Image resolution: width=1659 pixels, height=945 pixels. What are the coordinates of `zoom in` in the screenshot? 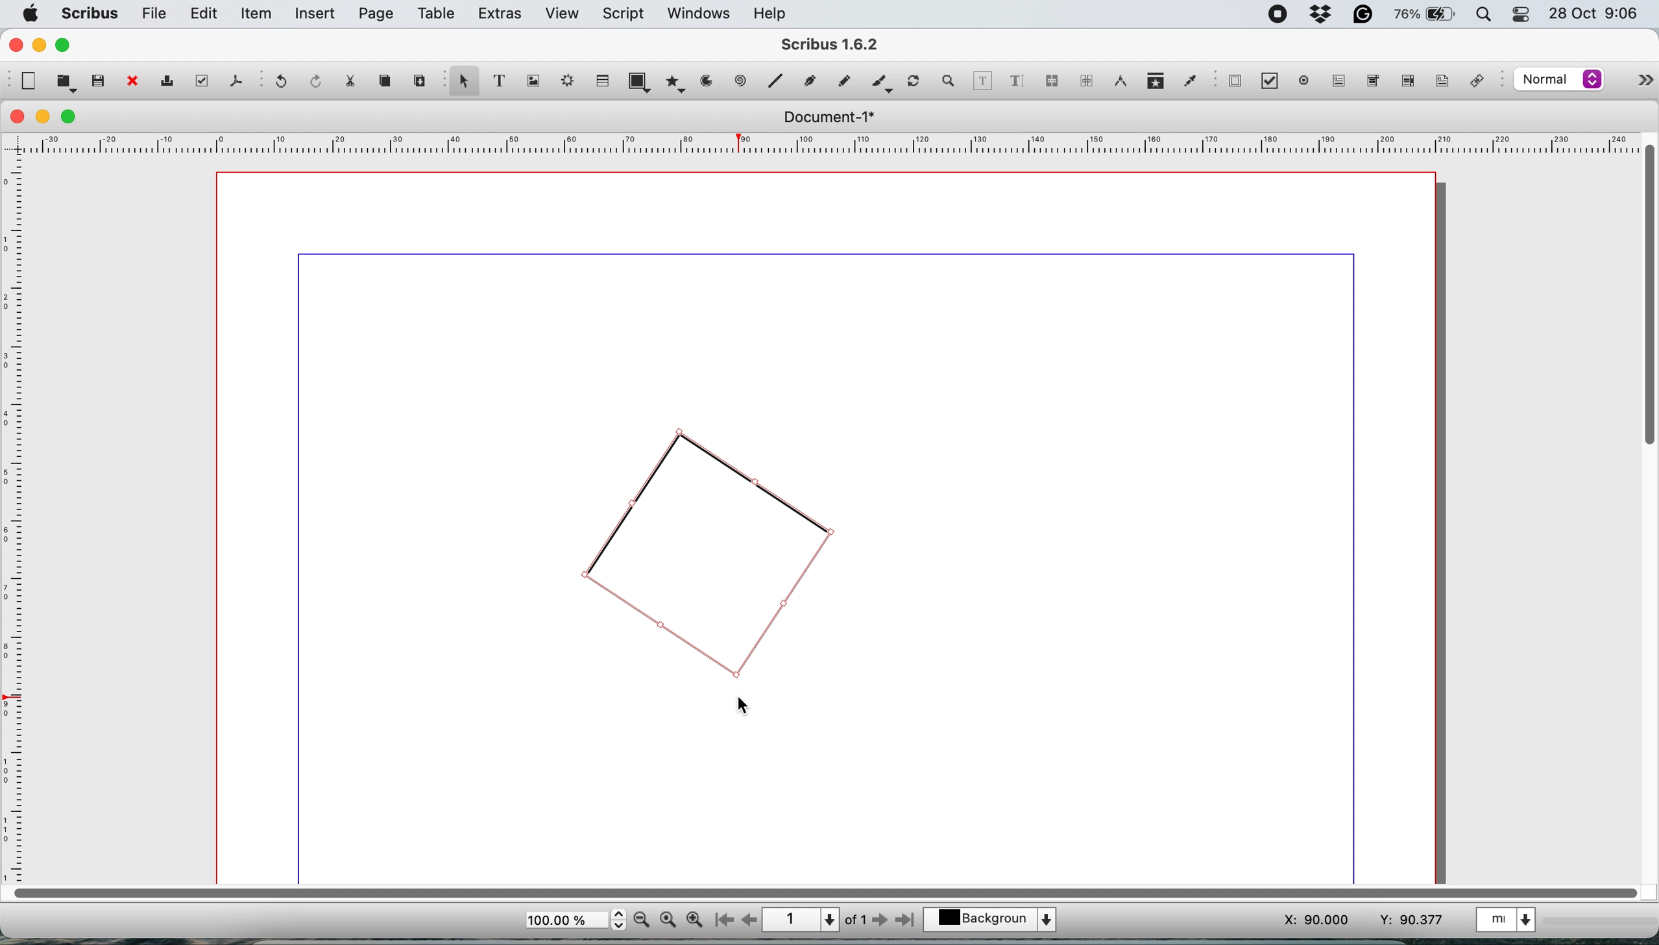 It's located at (694, 920).